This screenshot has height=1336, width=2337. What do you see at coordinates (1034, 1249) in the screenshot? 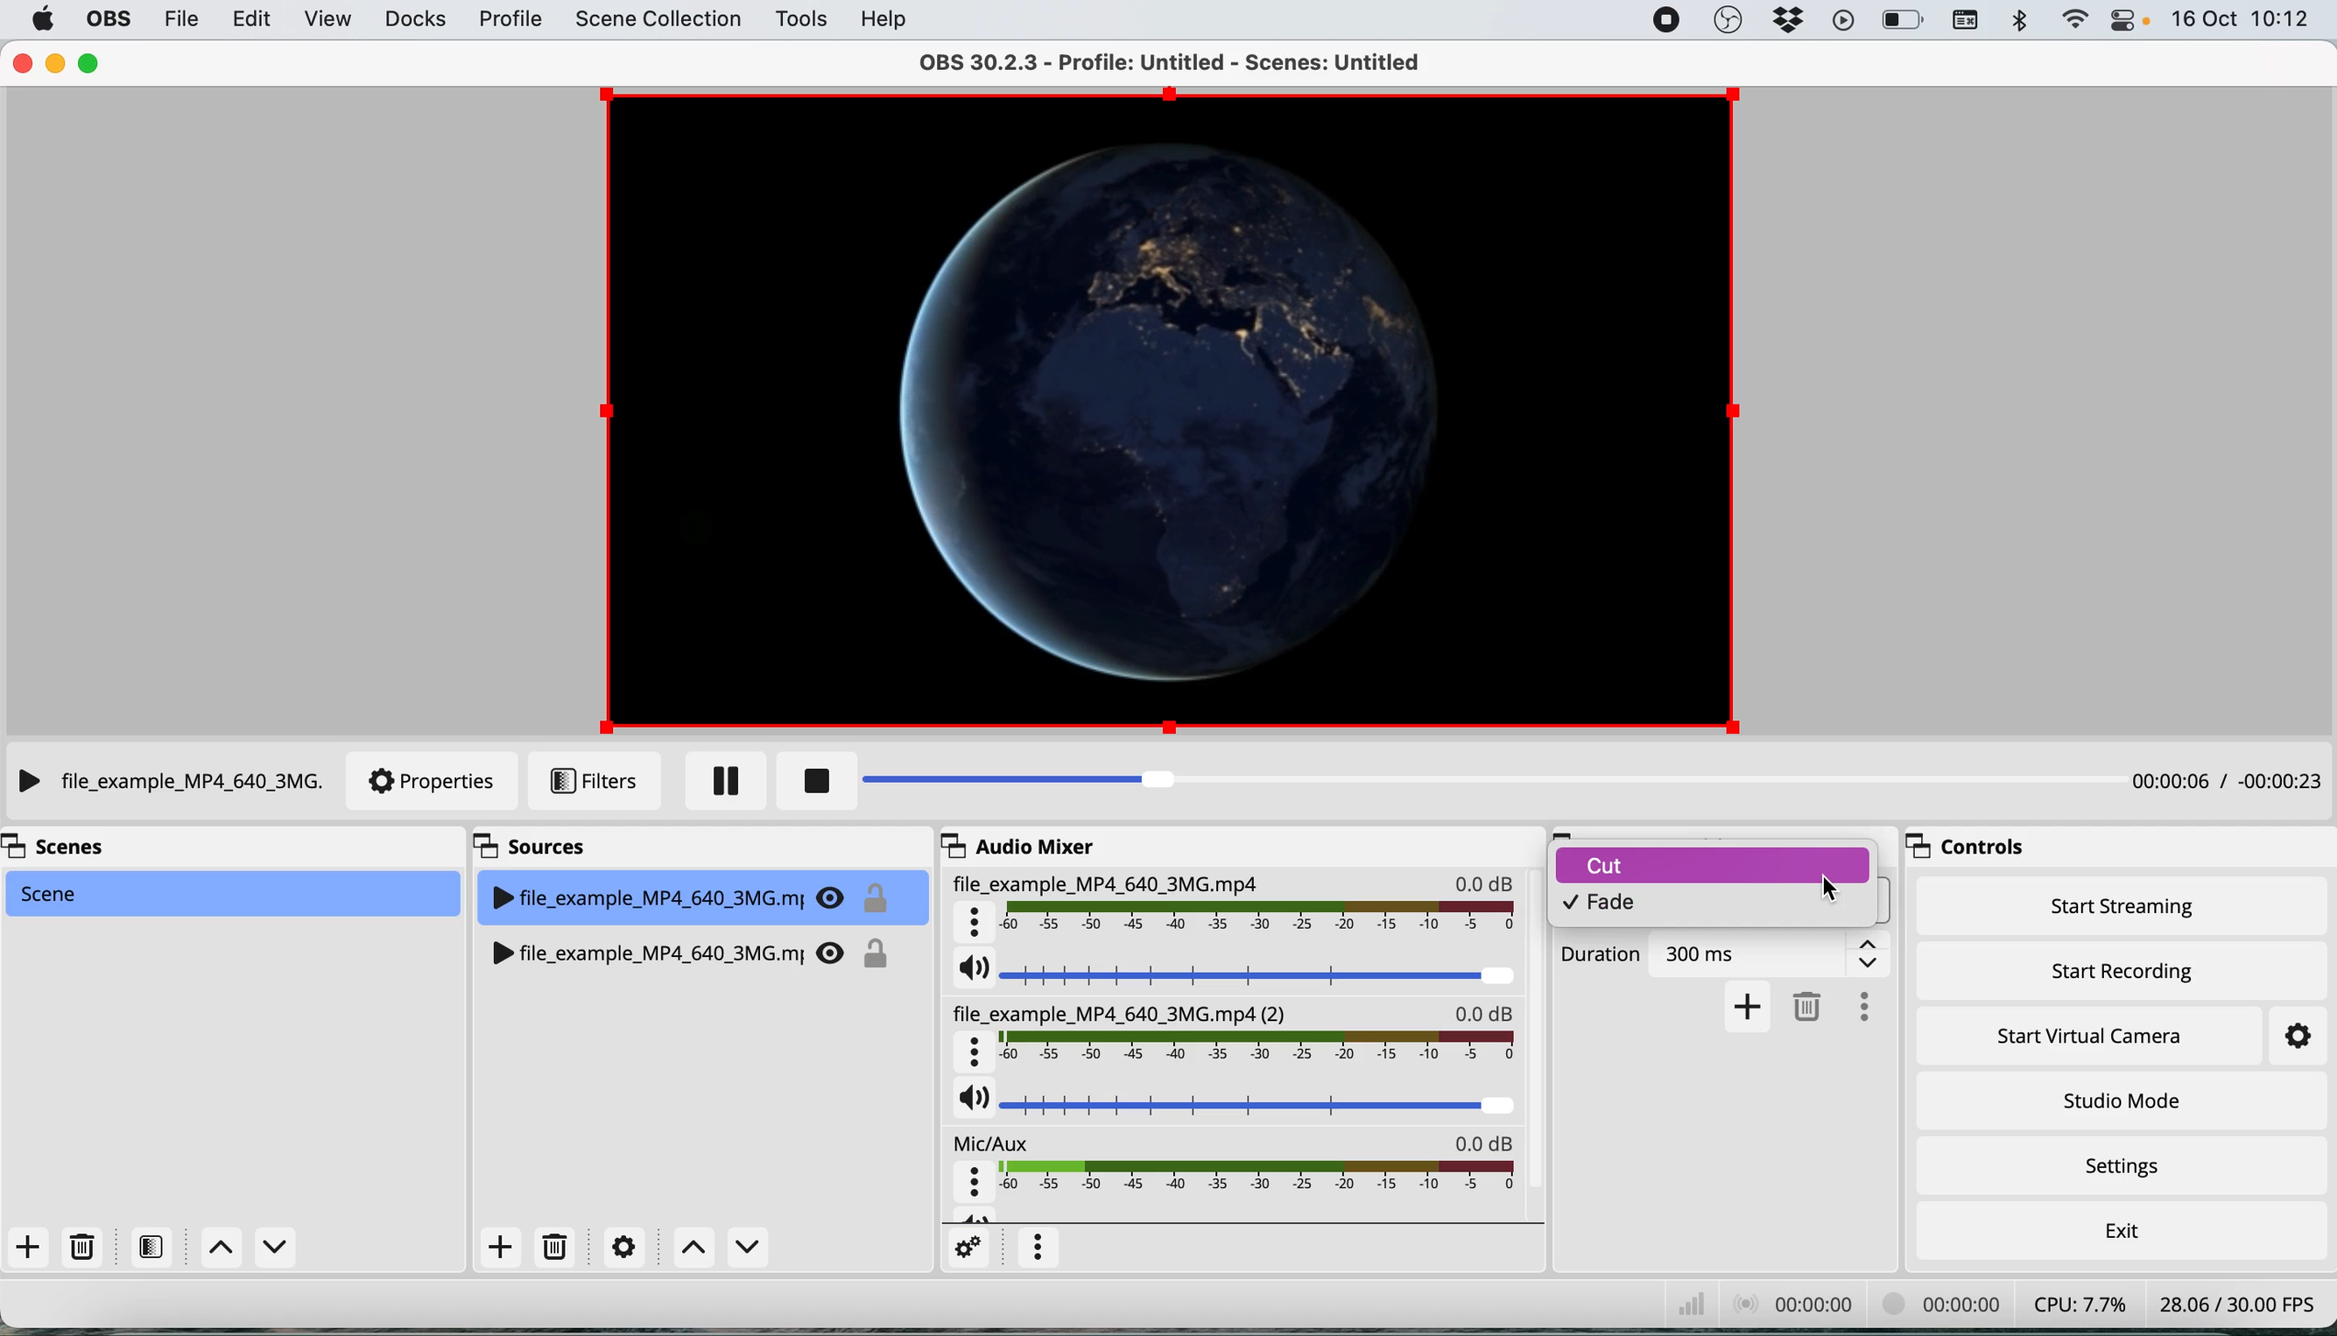
I see `more options` at bounding box center [1034, 1249].